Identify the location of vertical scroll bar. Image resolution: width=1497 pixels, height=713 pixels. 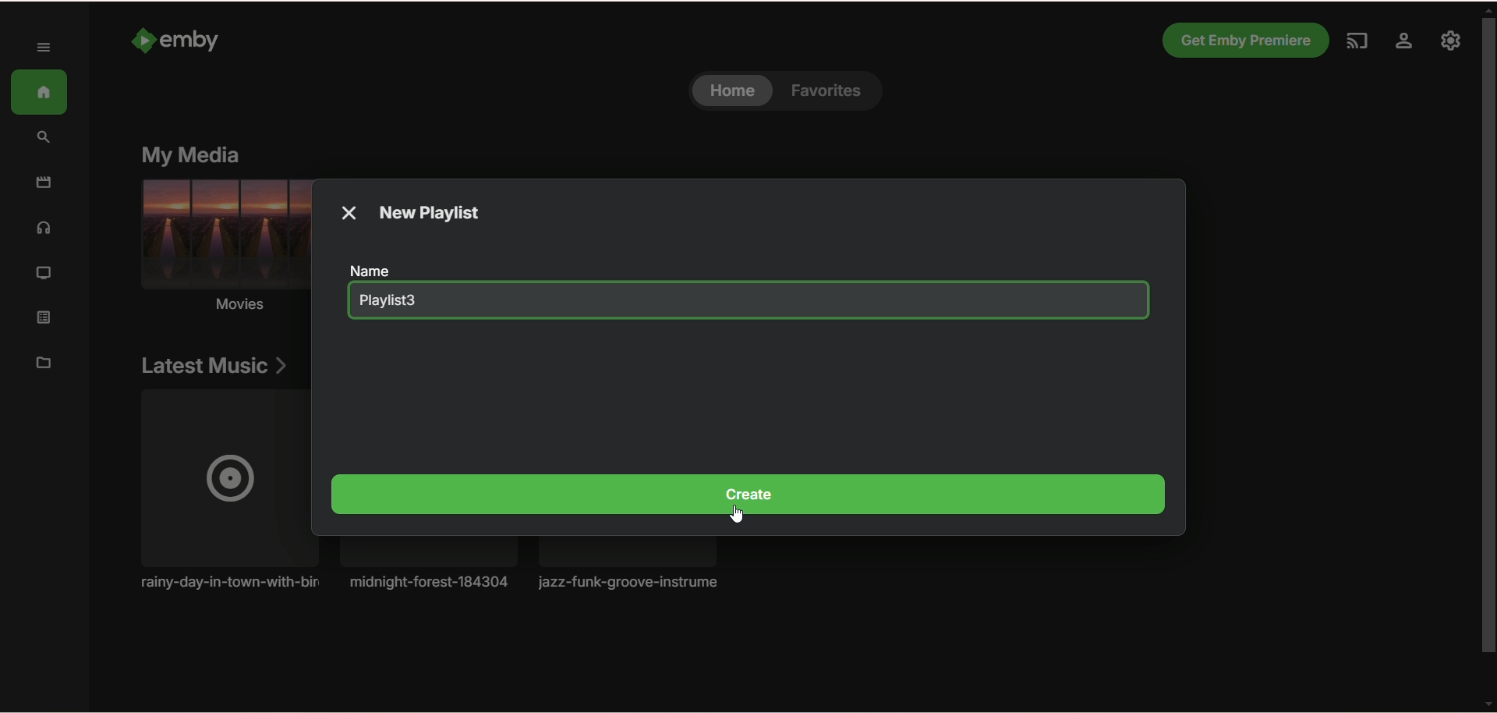
(1488, 355).